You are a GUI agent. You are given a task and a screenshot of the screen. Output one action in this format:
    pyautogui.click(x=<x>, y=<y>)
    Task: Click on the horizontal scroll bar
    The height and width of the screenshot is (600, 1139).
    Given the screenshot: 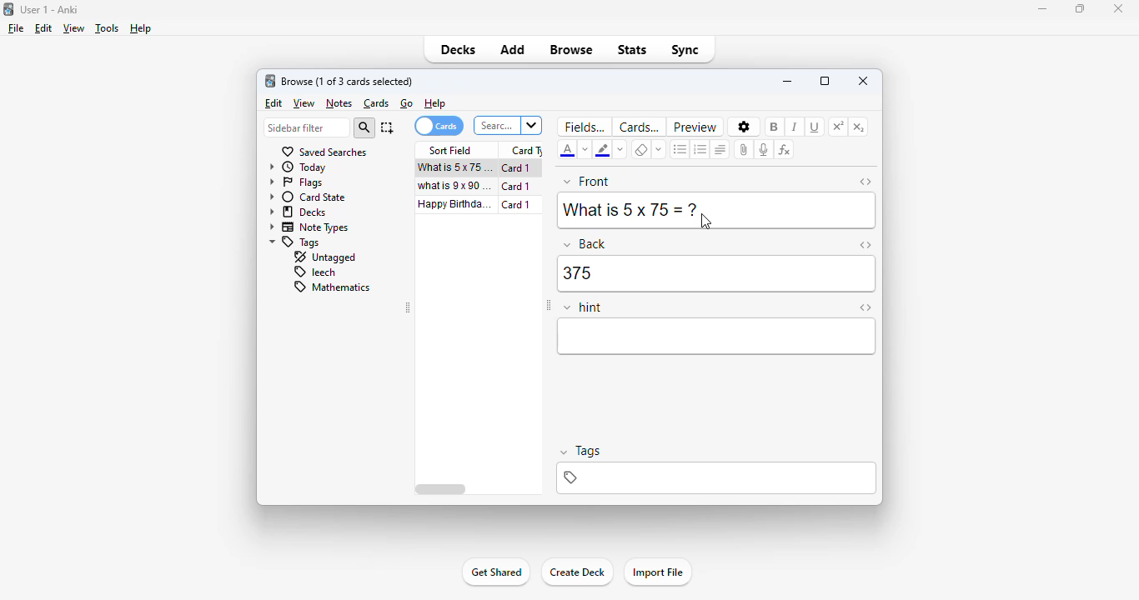 What is the action you would take?
    pyautogui.click(x=441, y=489)
    